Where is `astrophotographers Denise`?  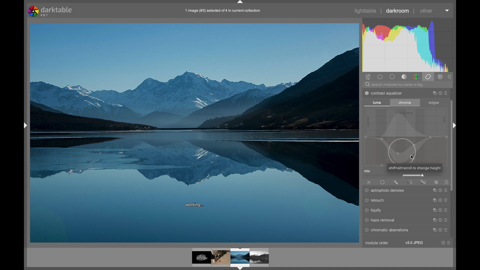
astrophotographers Denise is located at coordinates (385, 191).